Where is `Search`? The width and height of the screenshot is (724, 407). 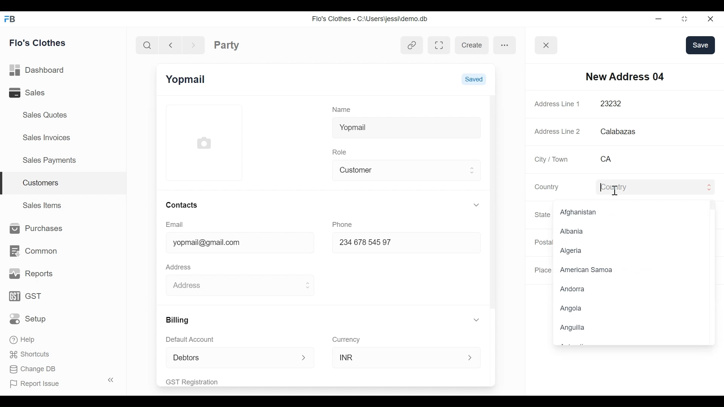 Search is located at coordinates (149, 45).